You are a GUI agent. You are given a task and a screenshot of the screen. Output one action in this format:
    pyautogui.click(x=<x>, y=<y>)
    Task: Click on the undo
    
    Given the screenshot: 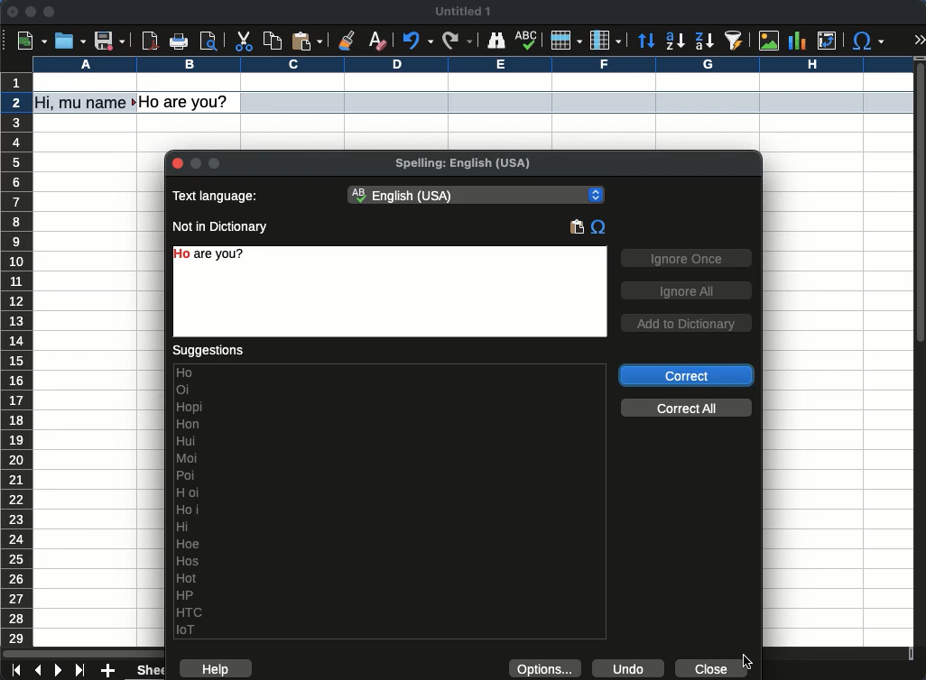 What is the action you would take?
    pyautogui.click(x=421, y=40)
    